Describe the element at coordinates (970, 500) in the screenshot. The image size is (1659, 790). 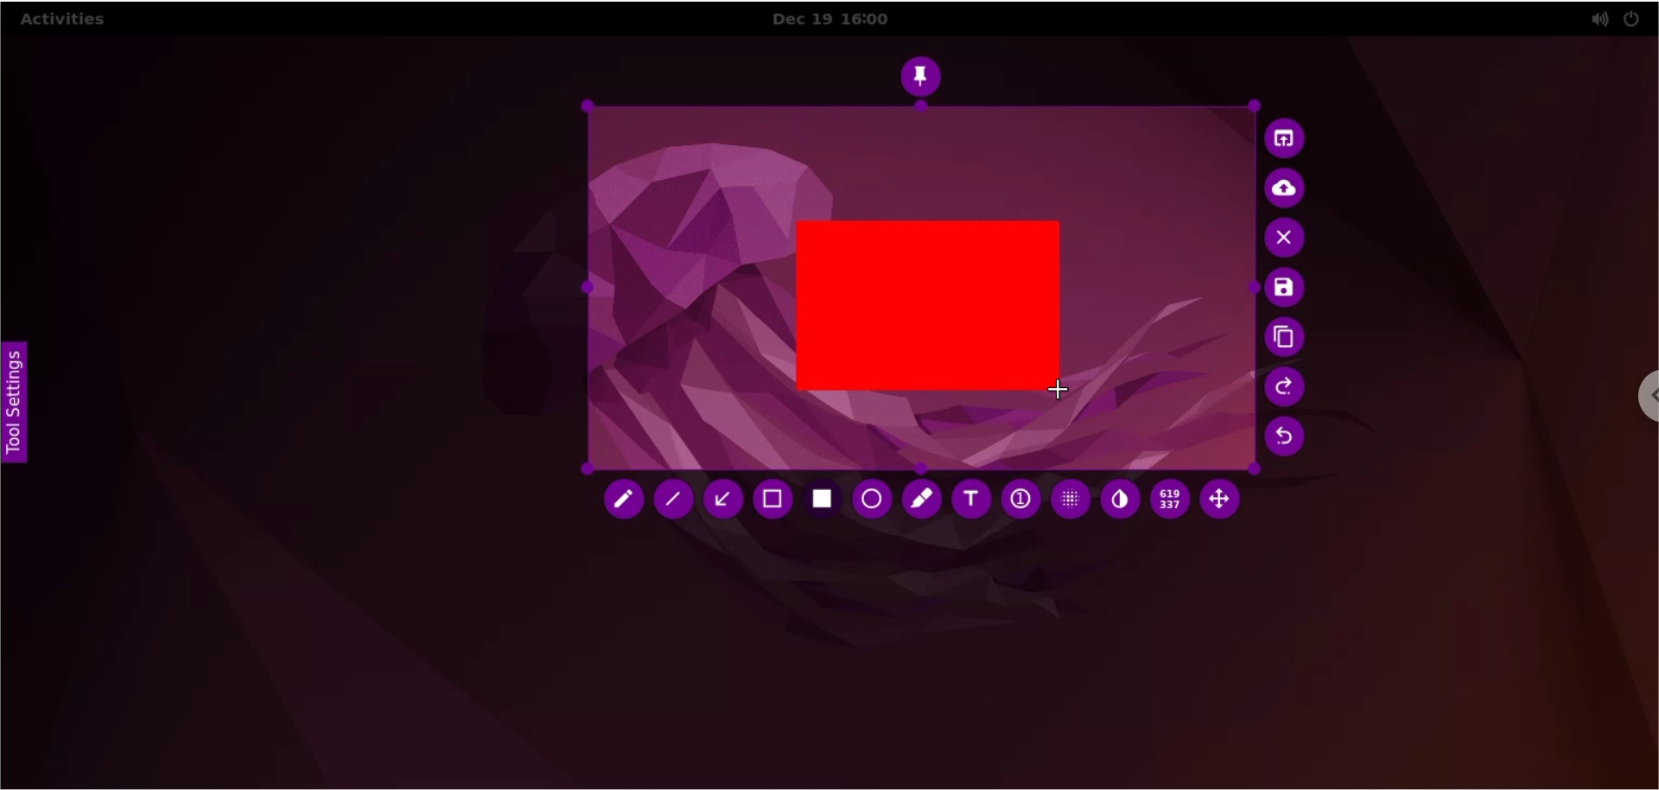
I see `text tool` at that location.